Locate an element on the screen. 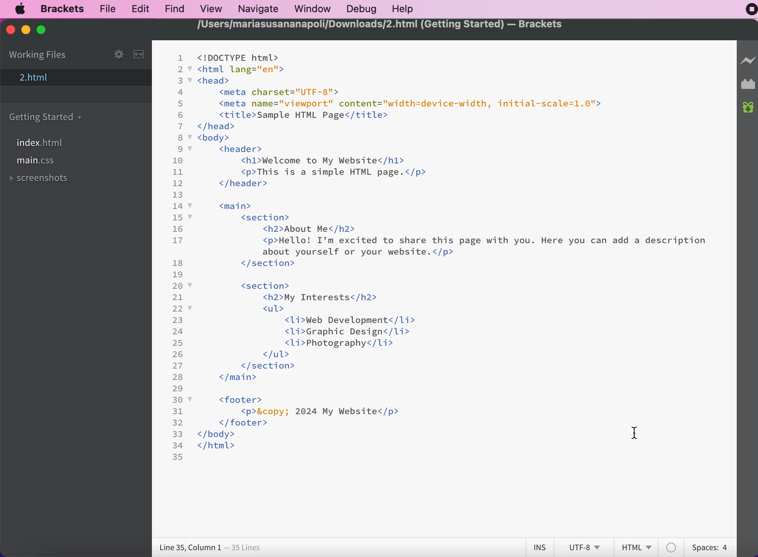  brackets is located at coordinates (63, 8).